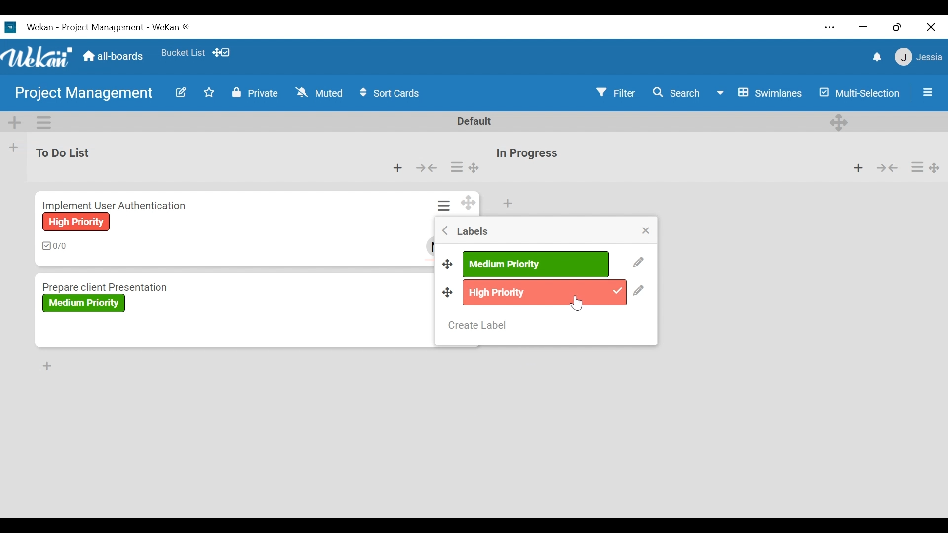 The height and width of the screenshot is (533, 948). Describe the element at coordinates (56, 246) in the screenshot. I see `Number of checklists` at that location.